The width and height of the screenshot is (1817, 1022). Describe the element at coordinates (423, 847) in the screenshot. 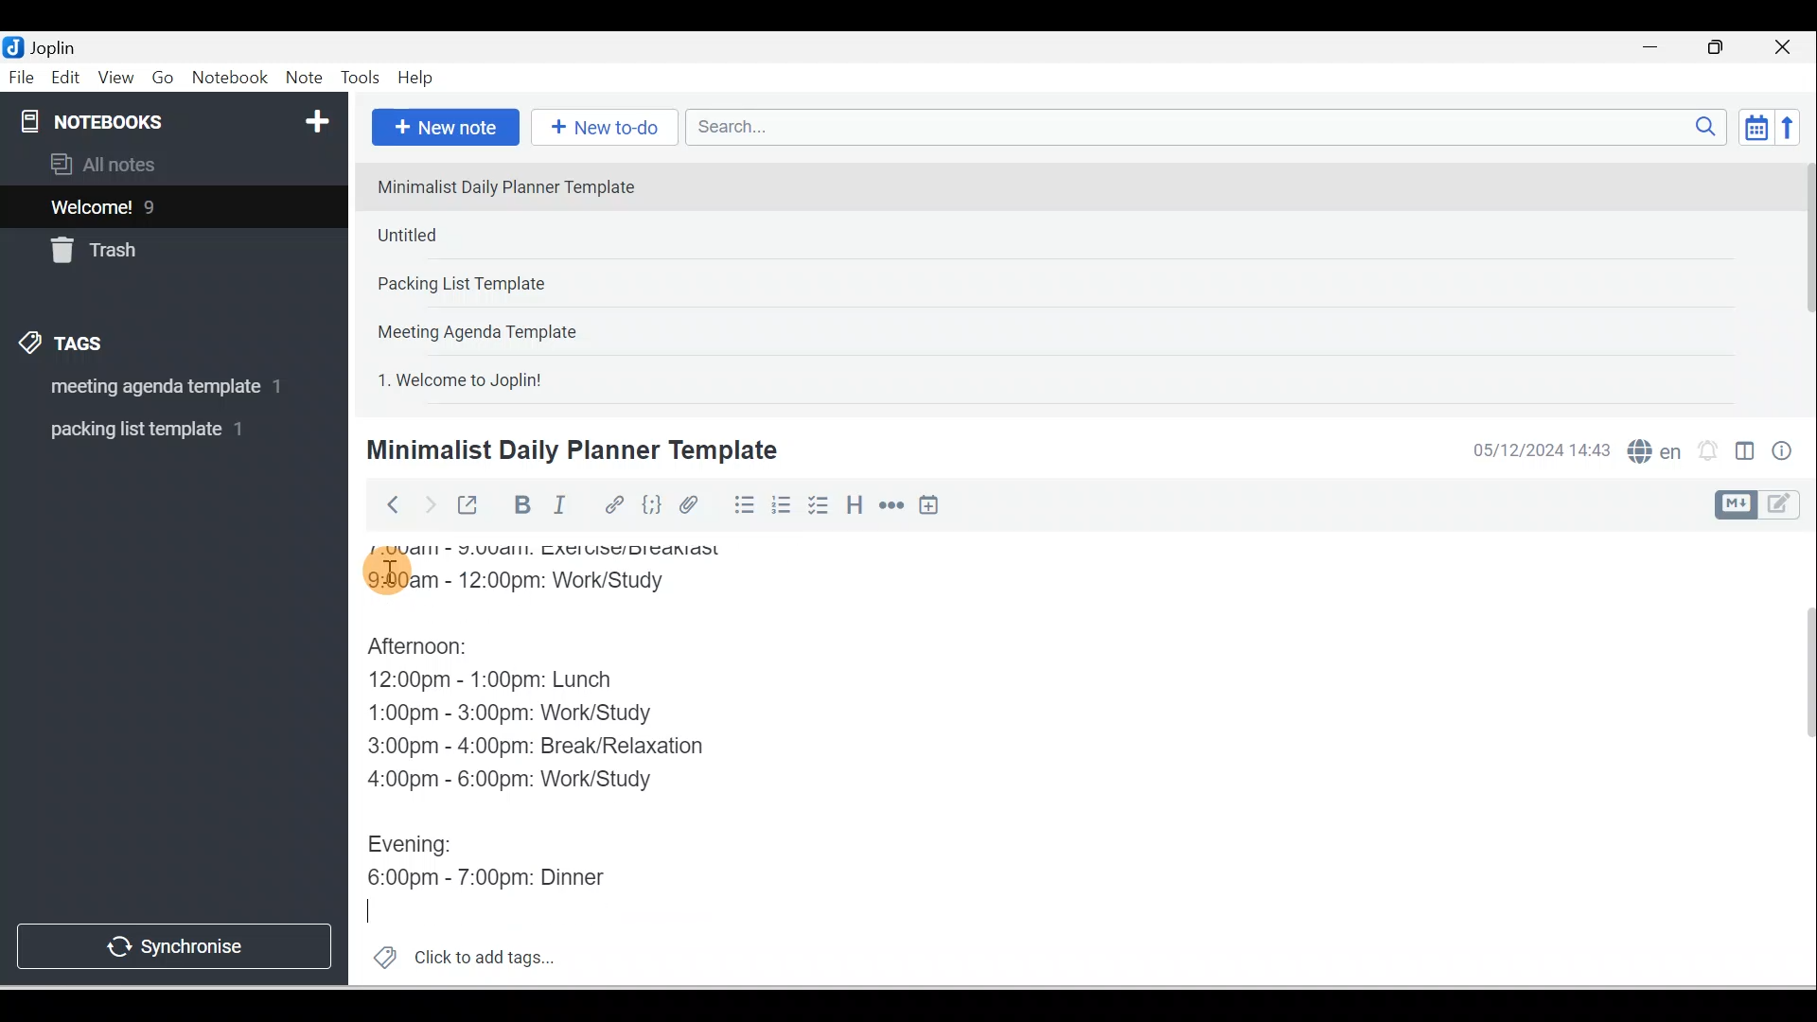

I see `Evening:` at that location.